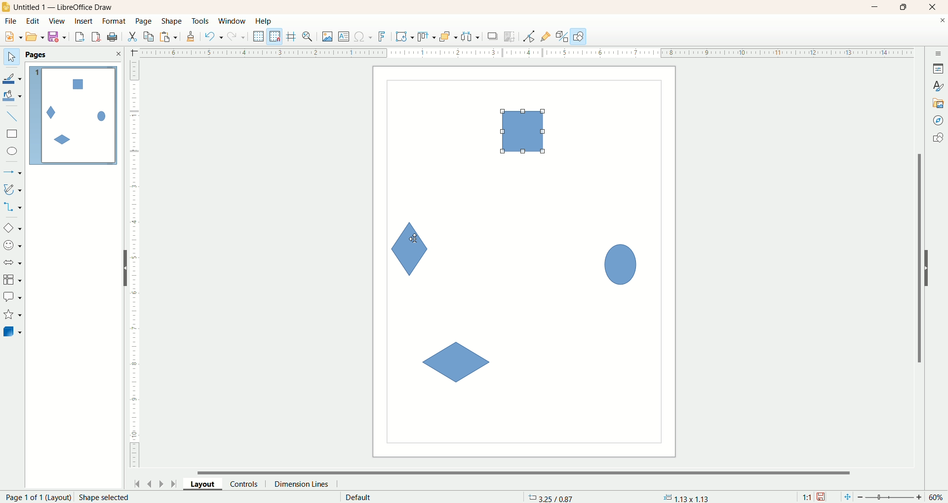  What do you see at coordinates (938, 139) in the screenshot?
I see `shapes` at bounding box center [938, 139].